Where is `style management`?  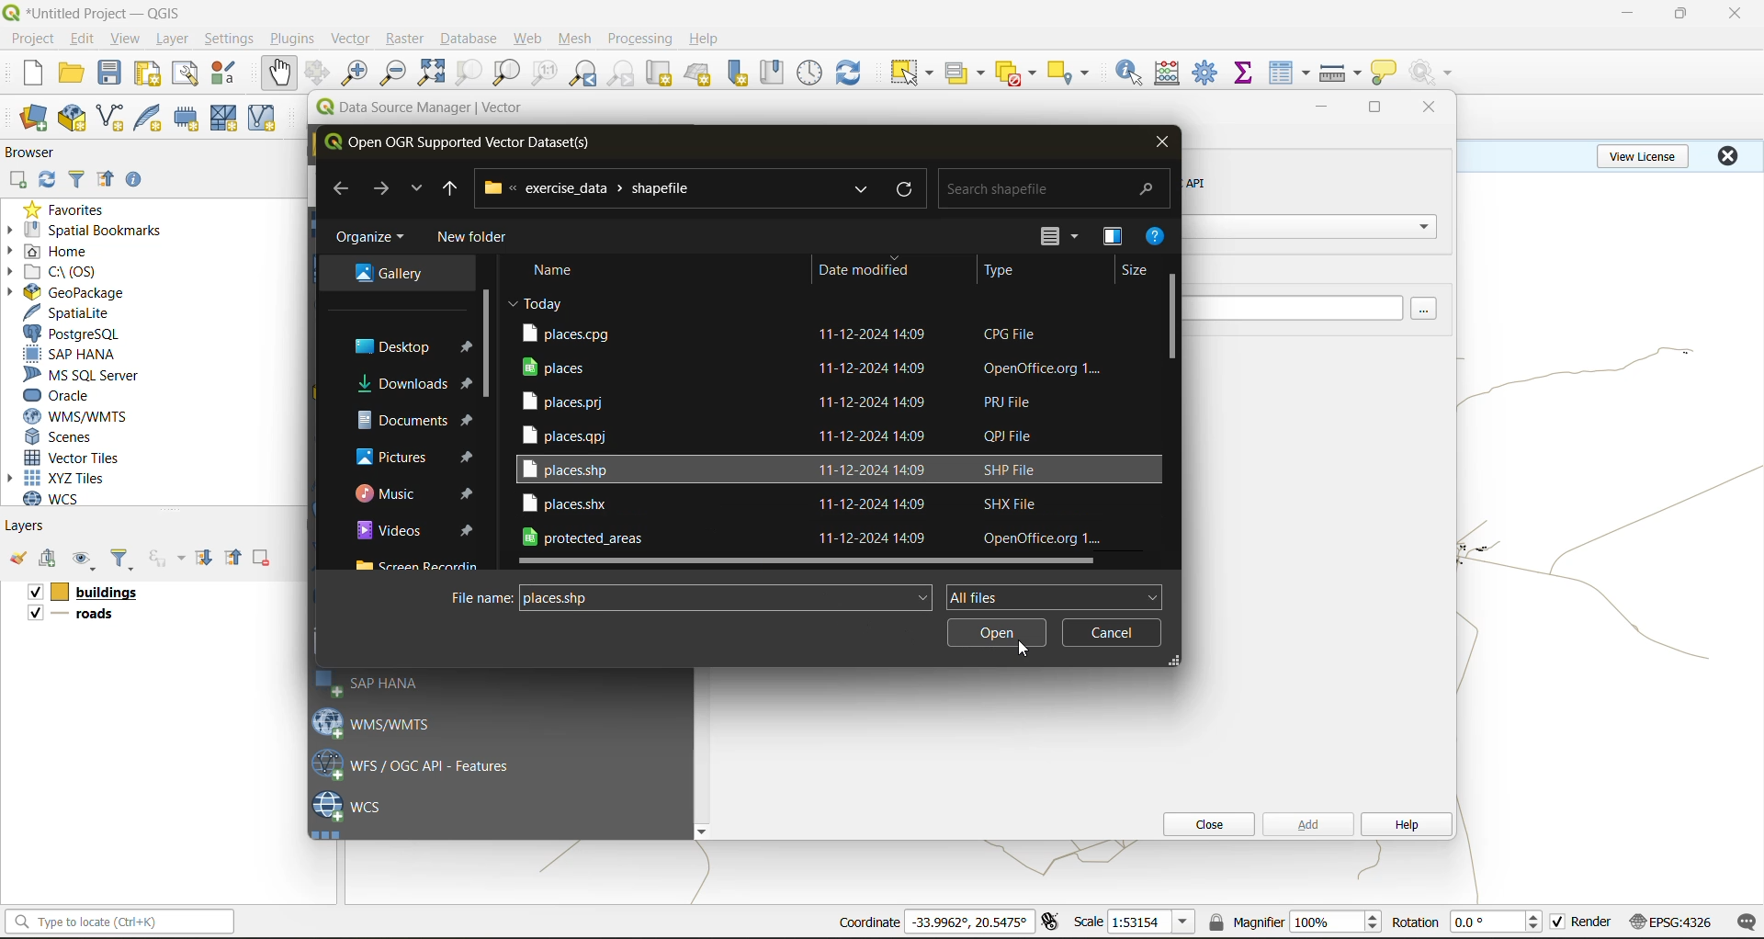 style management is located at coordinates (229, 73).